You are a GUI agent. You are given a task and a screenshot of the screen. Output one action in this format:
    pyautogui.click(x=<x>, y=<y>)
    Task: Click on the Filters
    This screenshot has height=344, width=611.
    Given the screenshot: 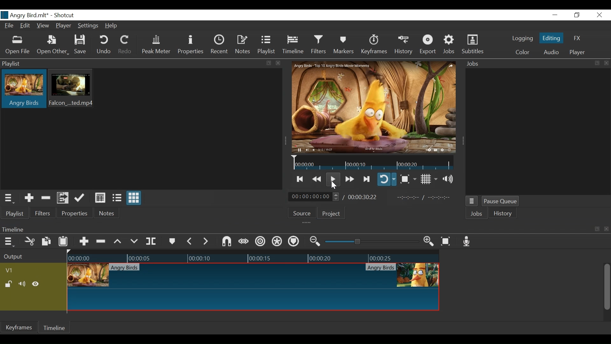 What is the action you would take?
    pyautogui.click(x=318, y=45)
    